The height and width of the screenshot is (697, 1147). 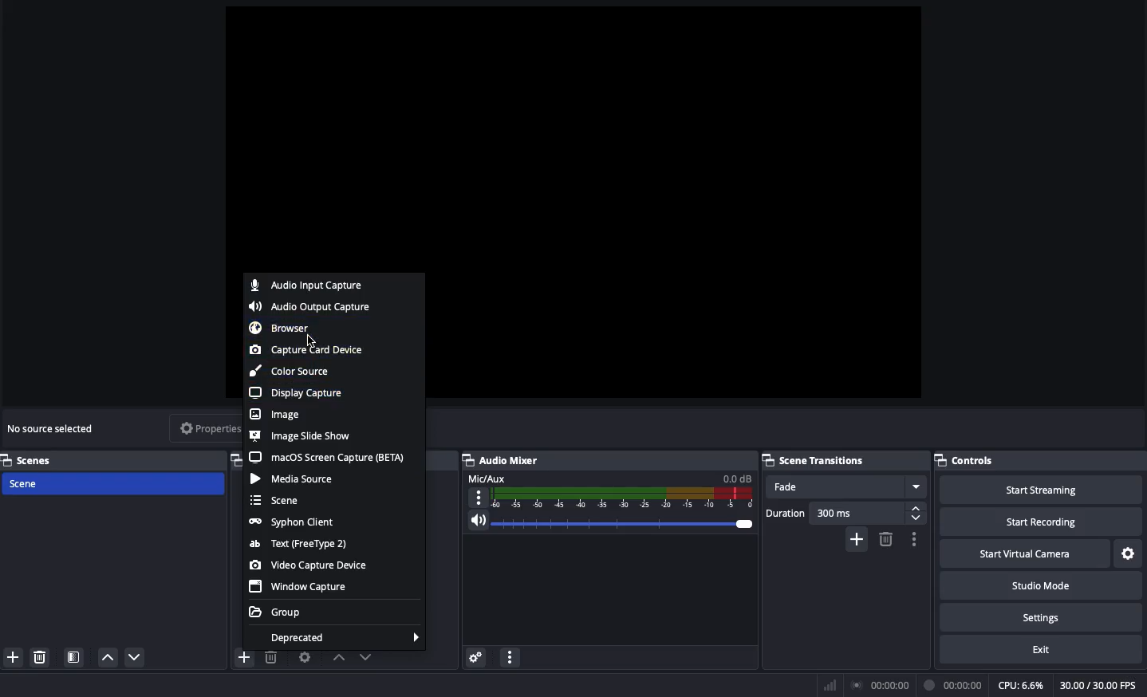 I want to click on Settings, so click(x=1130, y=553).